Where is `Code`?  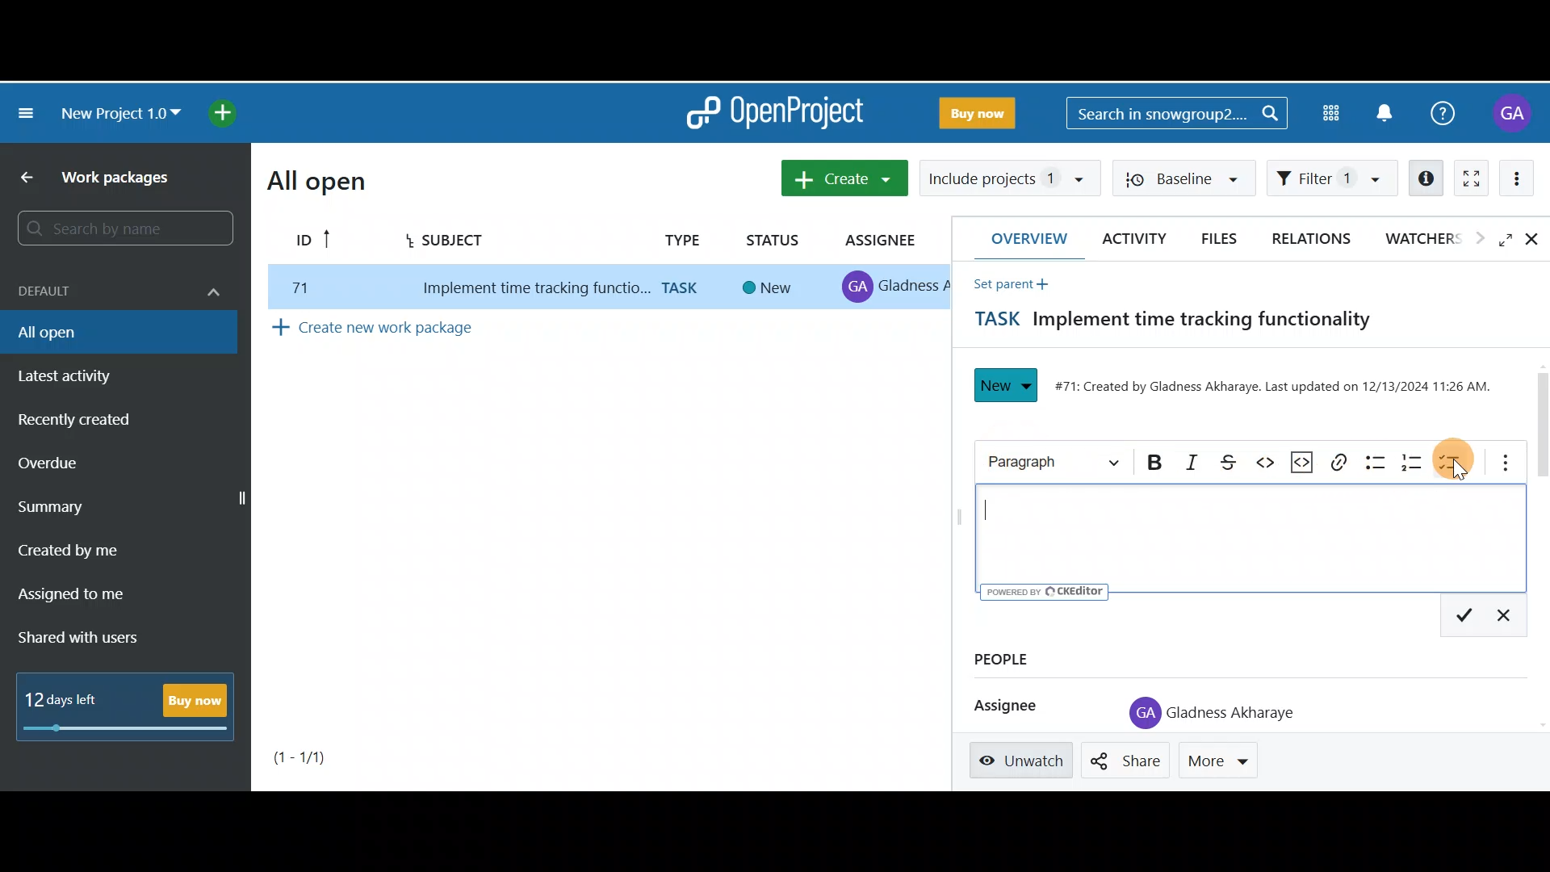
Code is located at coordinates (1270, 463).